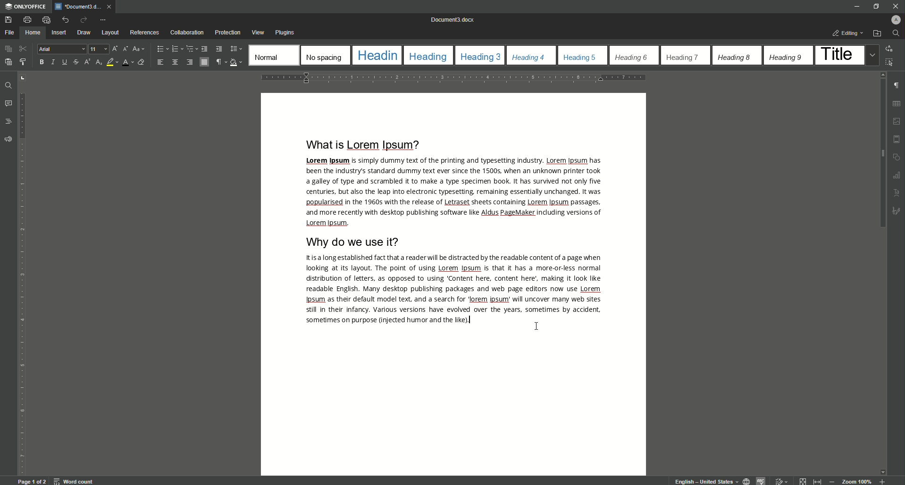 This screenshot has width=905, height=485. What do you see at coordinates (219, 63) in the screenshot?
I see `Non-printing Characters` at bounding box center [219, 63].